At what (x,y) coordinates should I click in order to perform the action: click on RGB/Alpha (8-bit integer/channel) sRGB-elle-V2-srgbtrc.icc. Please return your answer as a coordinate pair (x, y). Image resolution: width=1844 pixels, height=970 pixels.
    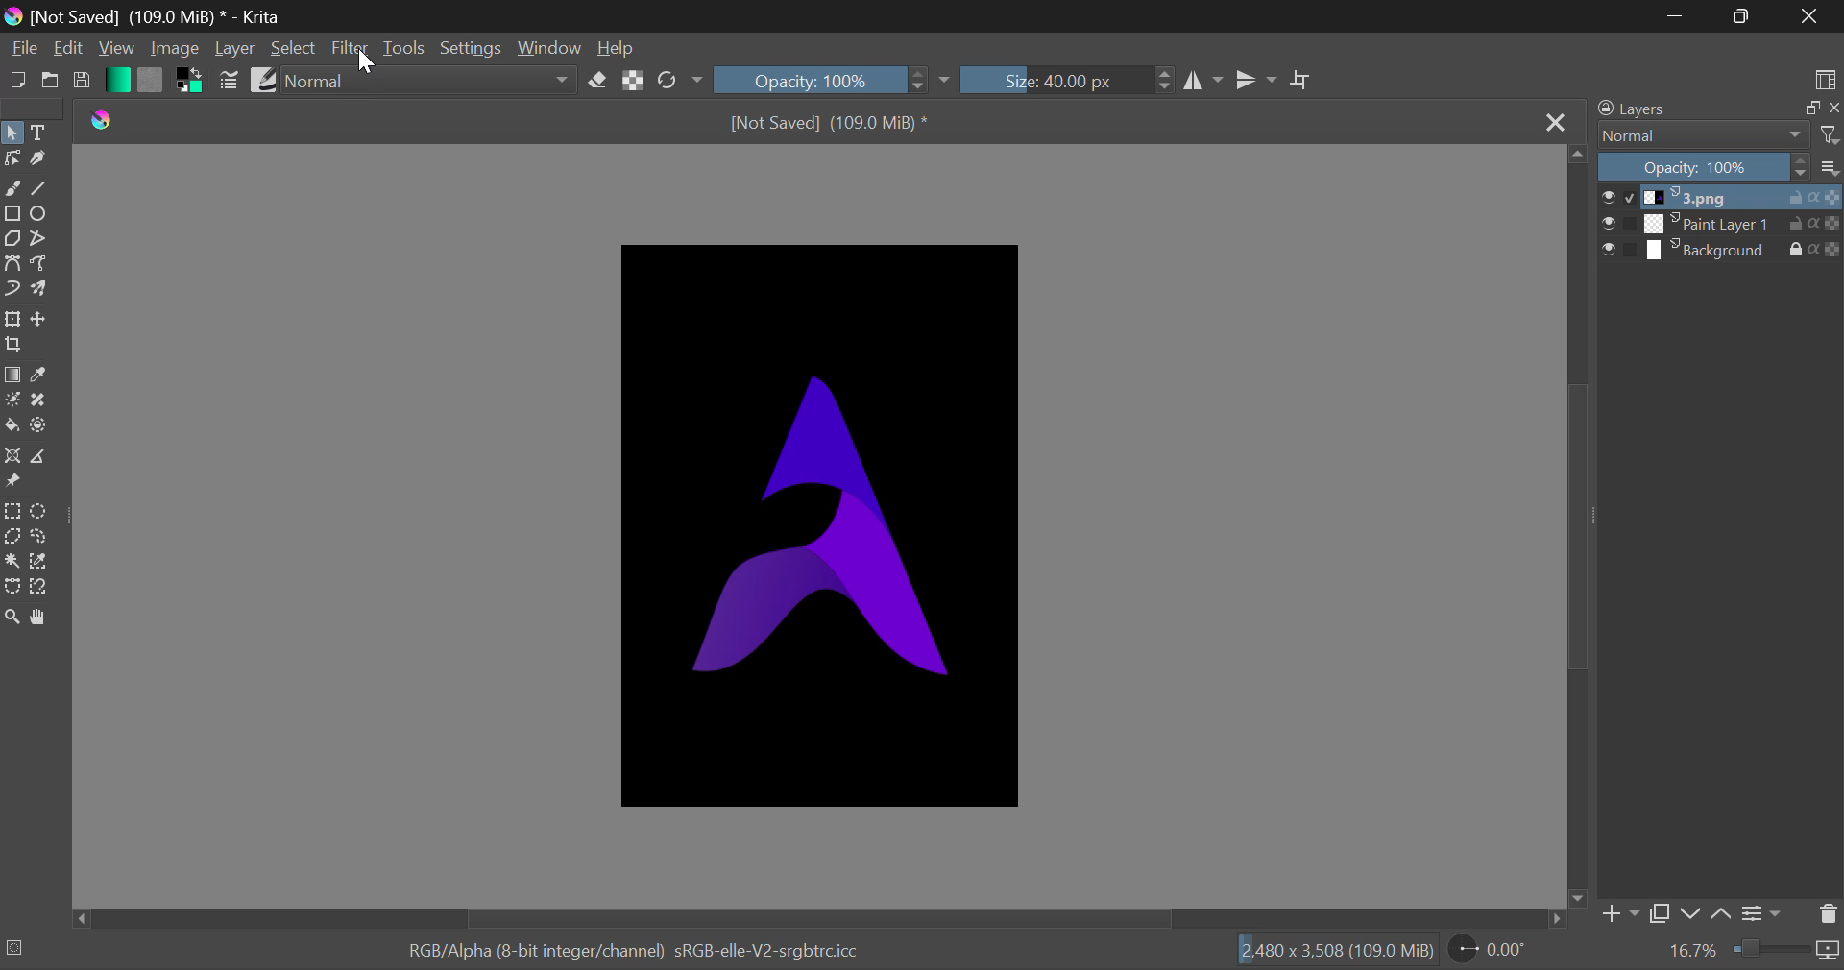
    Looking at the image, I should click on (634, 951).